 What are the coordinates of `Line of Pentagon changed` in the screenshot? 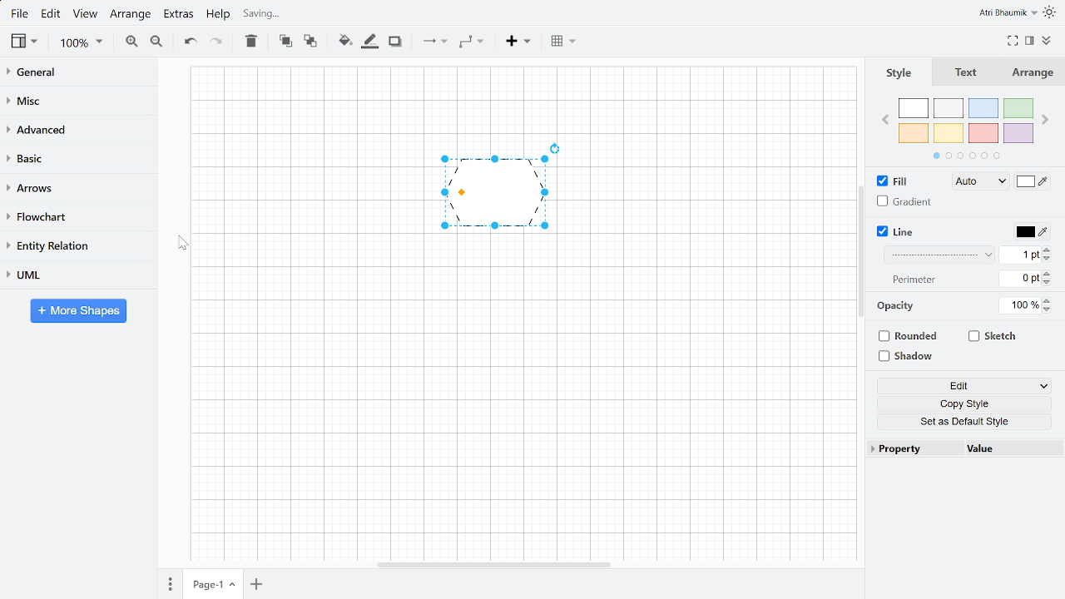 It's located at (495, 193).